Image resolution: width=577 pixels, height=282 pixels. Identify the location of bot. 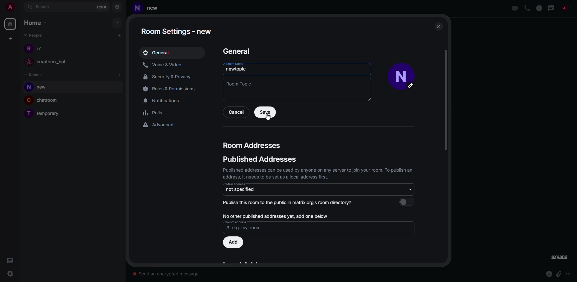
(57, 62).